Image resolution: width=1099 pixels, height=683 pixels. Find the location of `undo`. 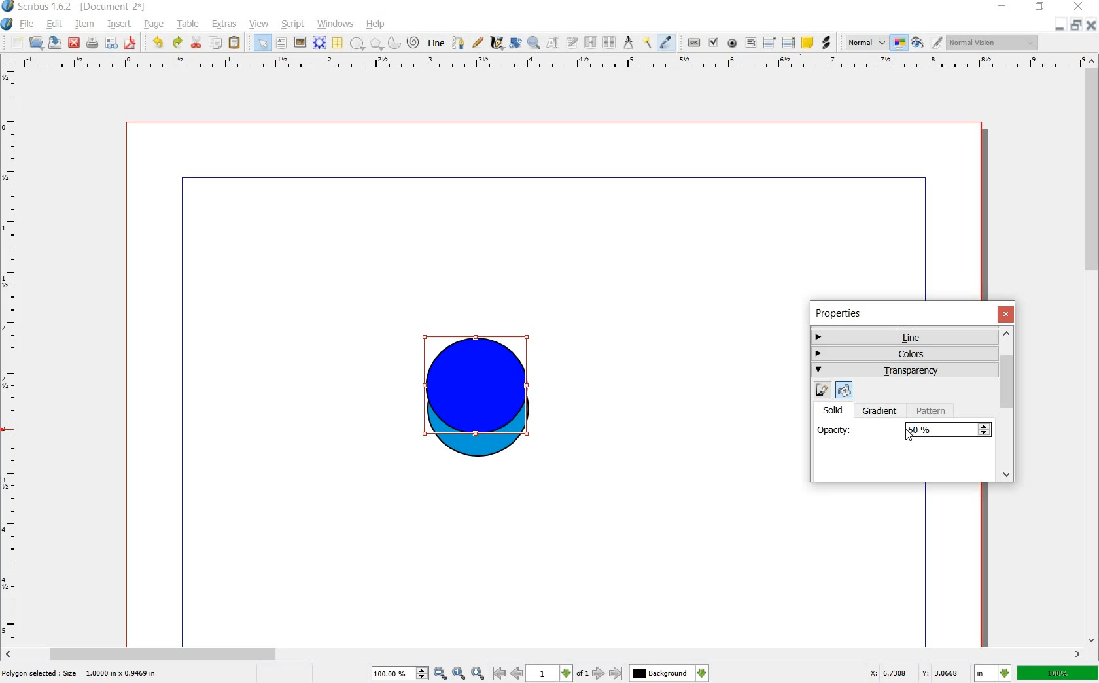

undo is located at coordinates (159, 43).